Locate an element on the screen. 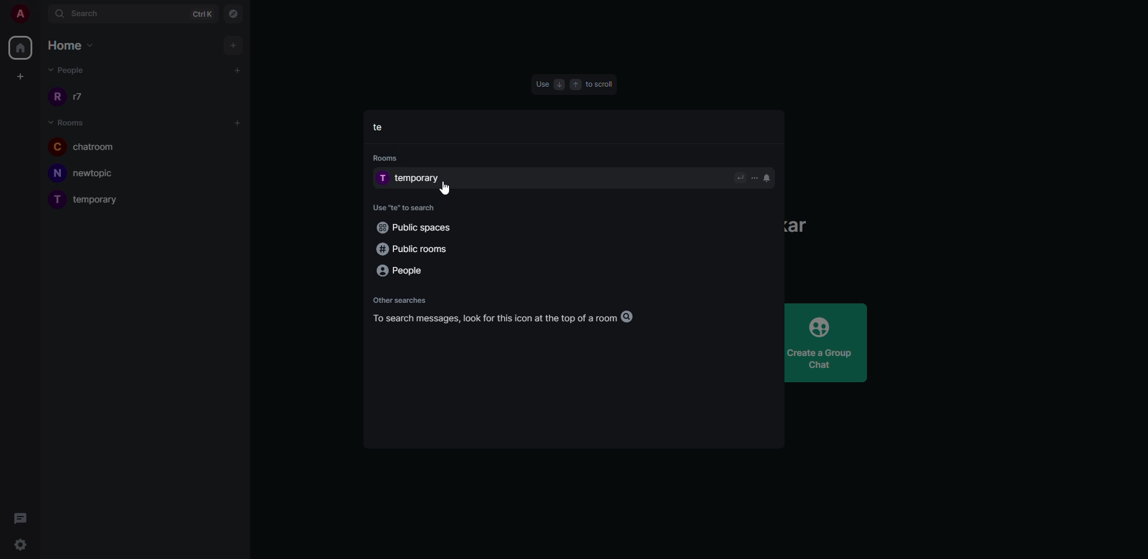  more is located at coordinates (755, 177).